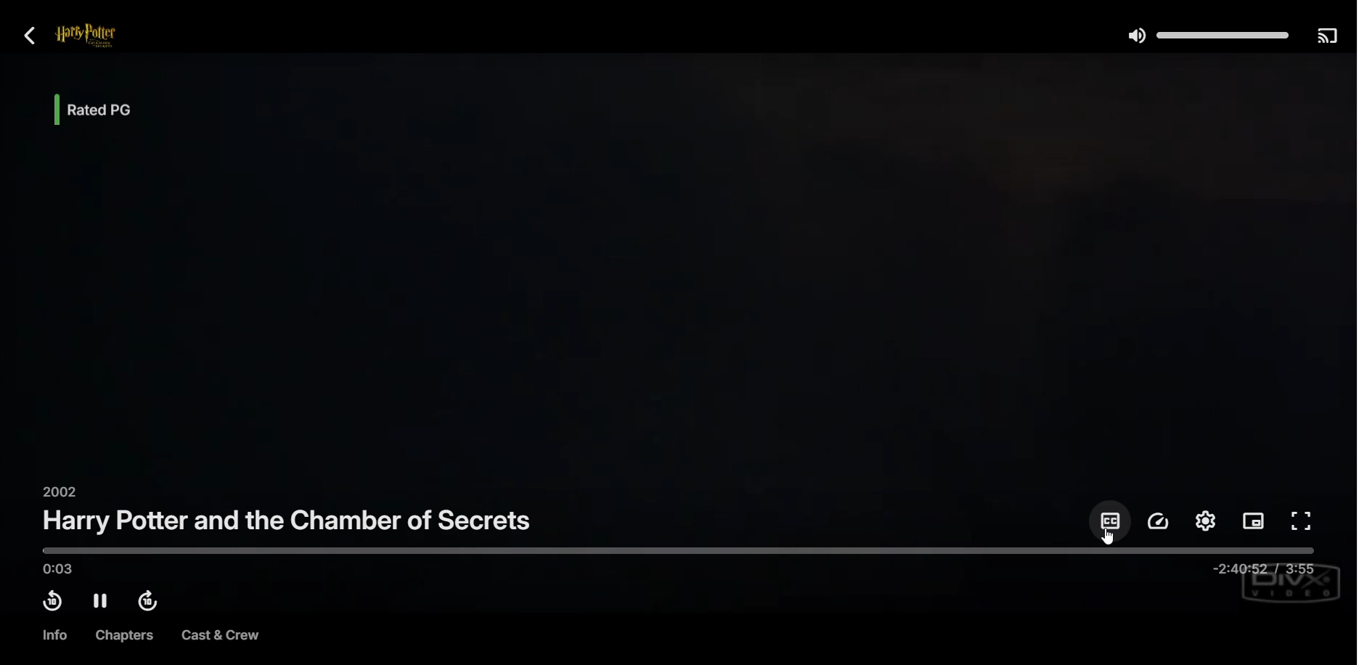  What do you see at coordinates (101, 601) in the screenshot?
I see `Pause/Play` at bounding box center [101, 601].